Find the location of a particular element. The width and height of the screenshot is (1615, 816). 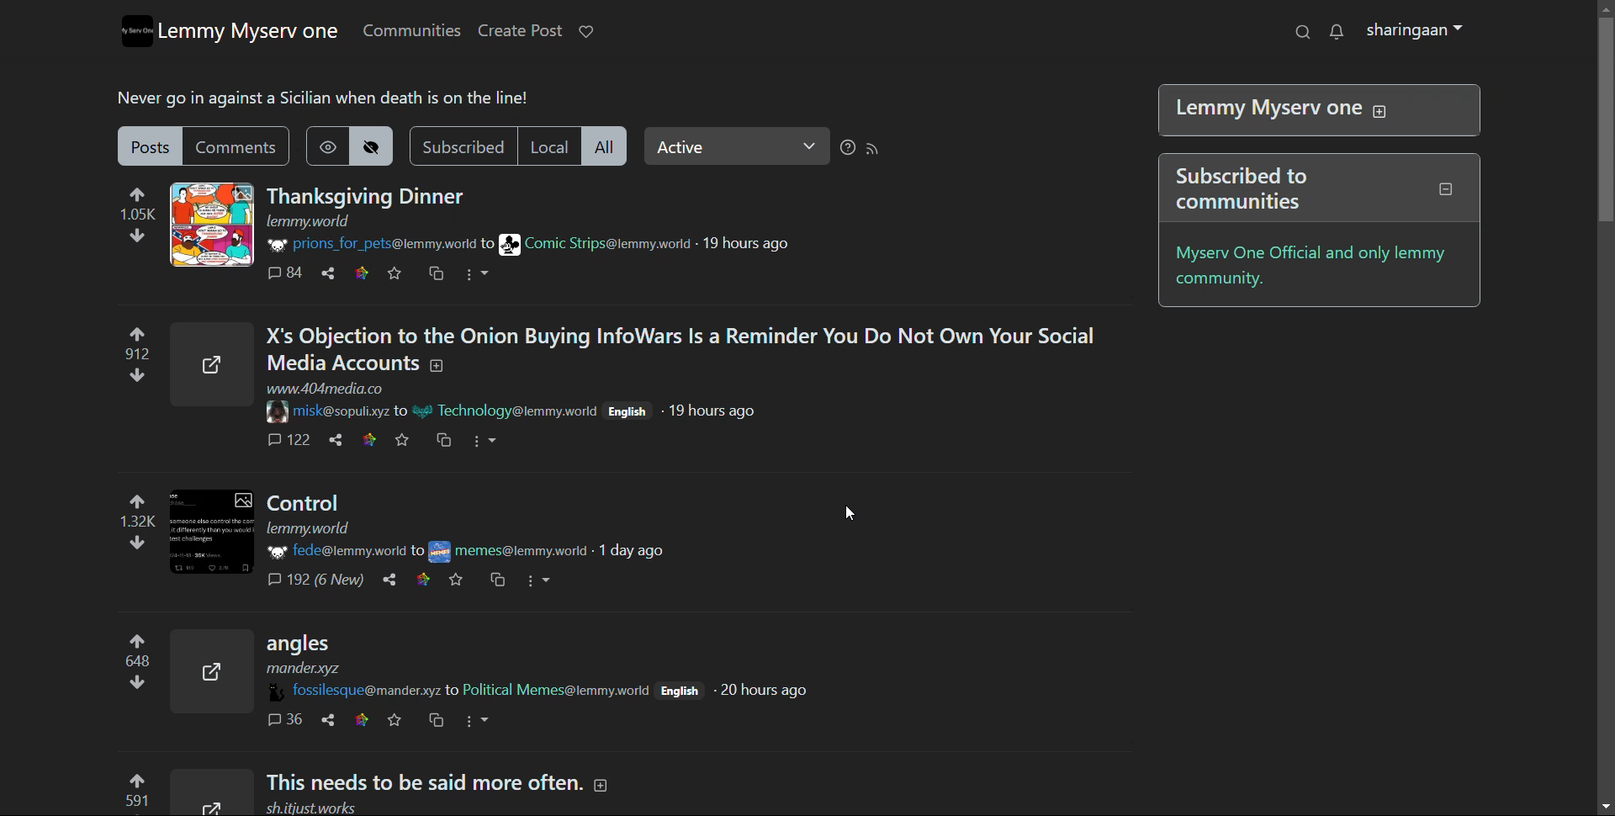

username is located at coordinates (352, 690).